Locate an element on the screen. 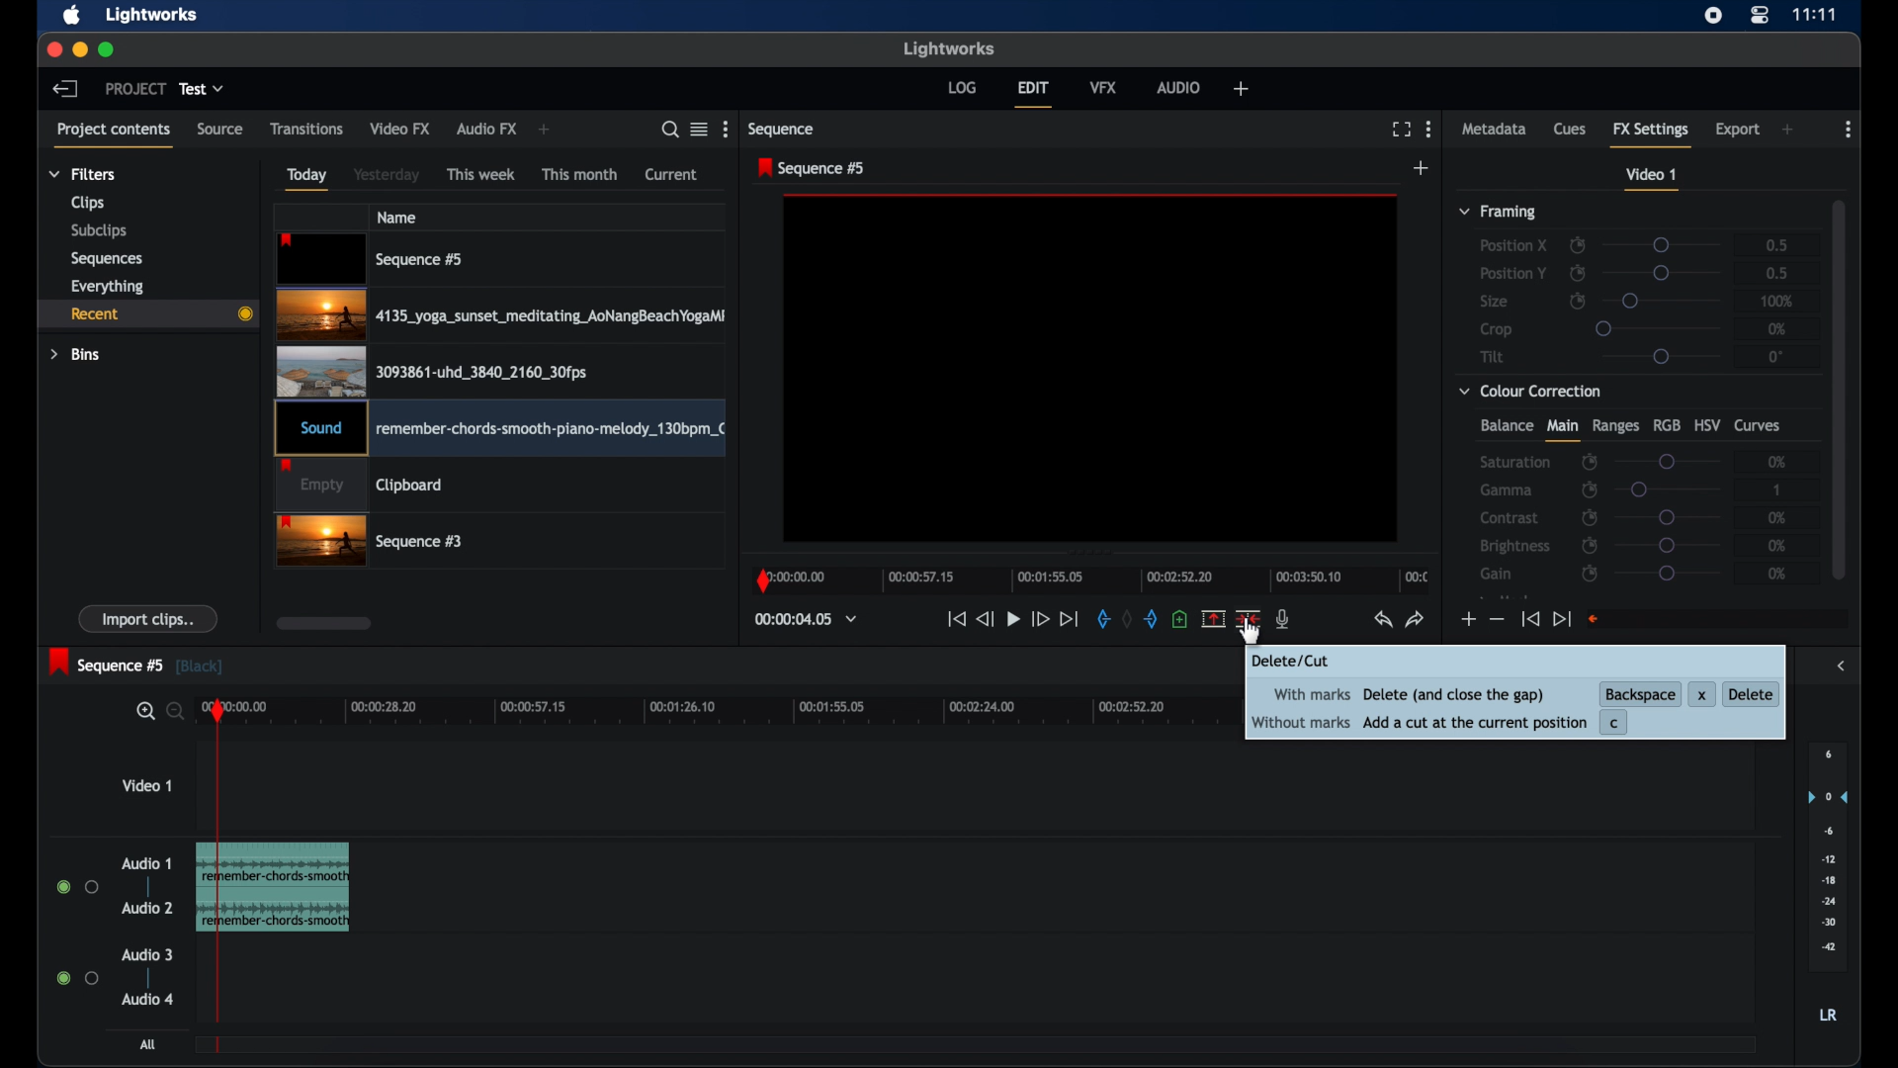 Image resolution: width=1898 pixels, height=1068 pixels. jump to start is located at coordinates (1530, 619).